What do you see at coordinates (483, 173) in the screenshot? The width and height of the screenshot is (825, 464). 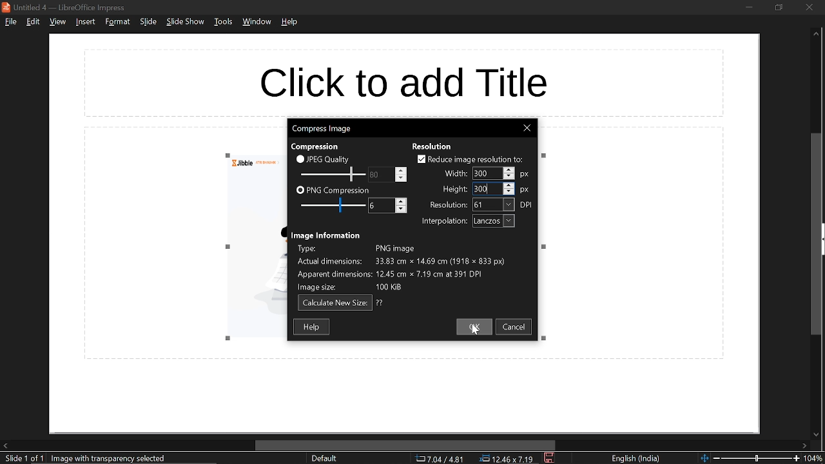 I see `Selected` at bounding box center [483, 173].